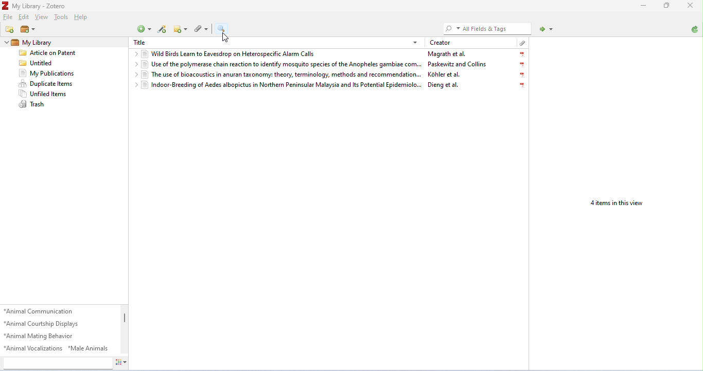 Image resolution: width=703 pixels, height=371 pixels. I want to click on Köhler et al., so click(443, 75).